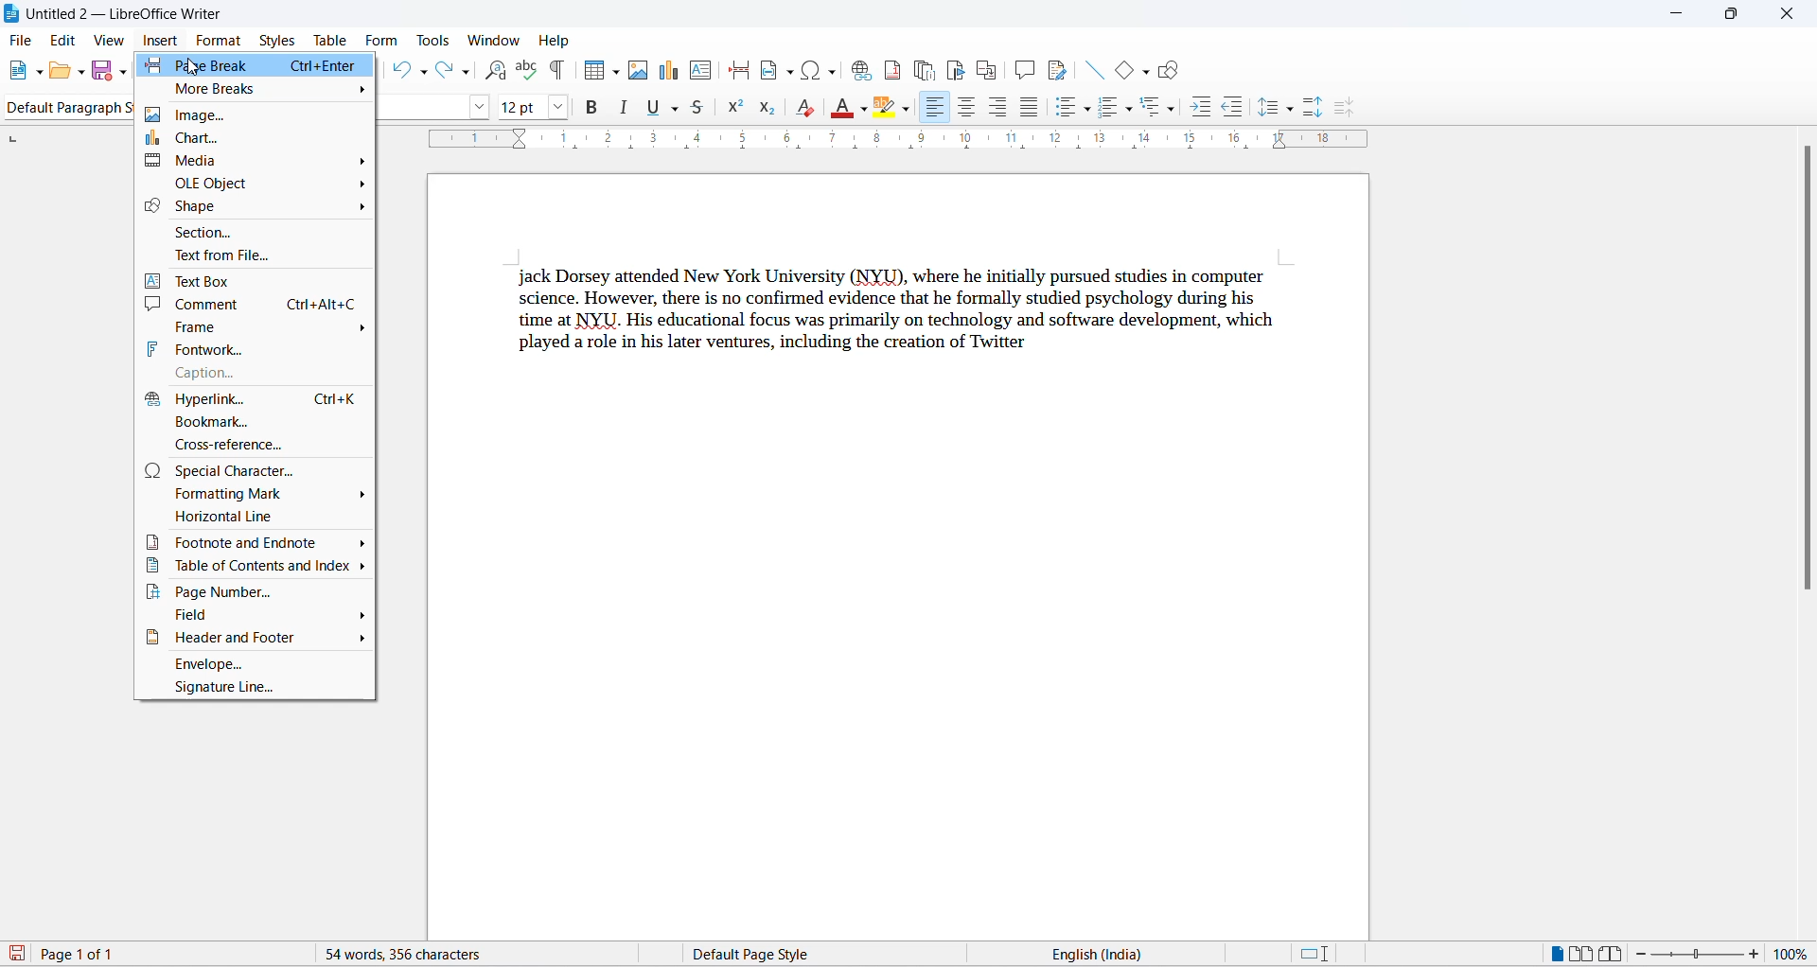 Image resolution: width=1817 pixels, height=967 pixels. I want to click on justified, so click(1027, 107).